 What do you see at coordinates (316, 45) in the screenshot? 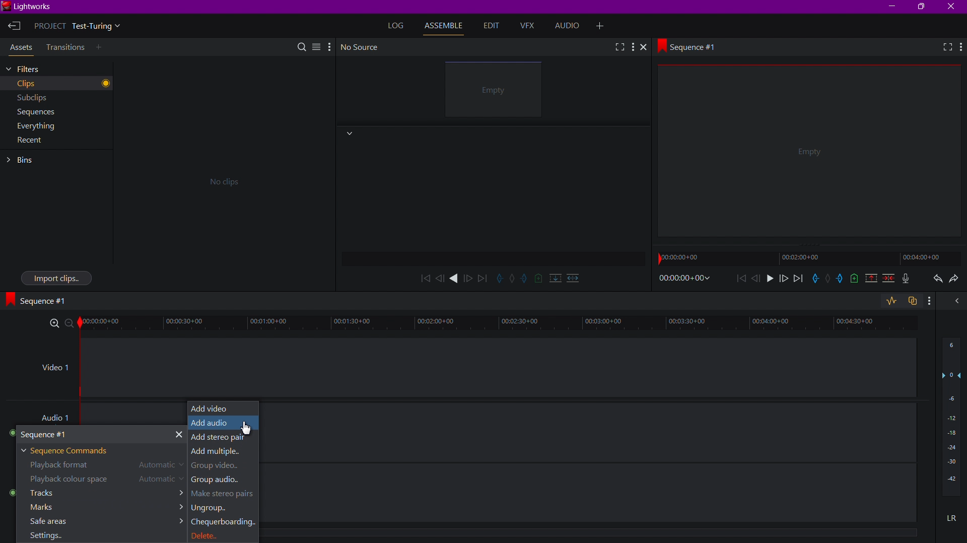
I see `List` at bounding box center [316, 45].